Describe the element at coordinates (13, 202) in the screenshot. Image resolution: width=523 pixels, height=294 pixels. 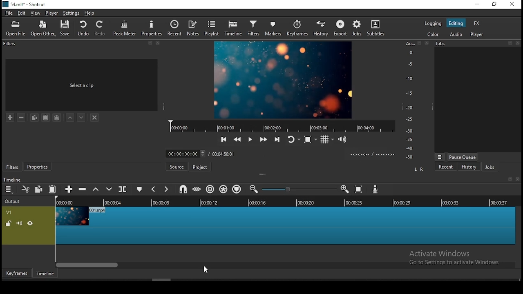
I see `output` at that location.